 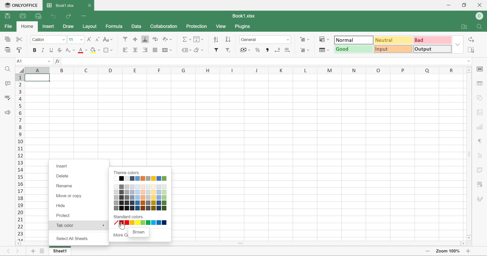 What do you see at coordinates (185, 49) in the screenshot?
I see `Named ranges` at bounding box center [185, 49].